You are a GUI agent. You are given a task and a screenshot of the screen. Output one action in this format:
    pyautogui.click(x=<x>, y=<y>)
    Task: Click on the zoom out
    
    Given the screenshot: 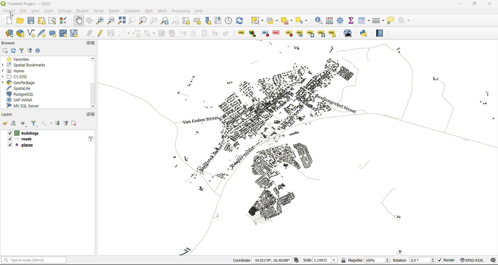 What is the action you would take?
    pyautogui.click(x=111, y=21)
    